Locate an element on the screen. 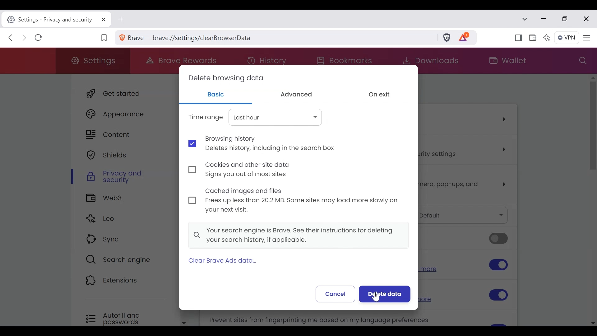  close is located at coordinates (586, 20).